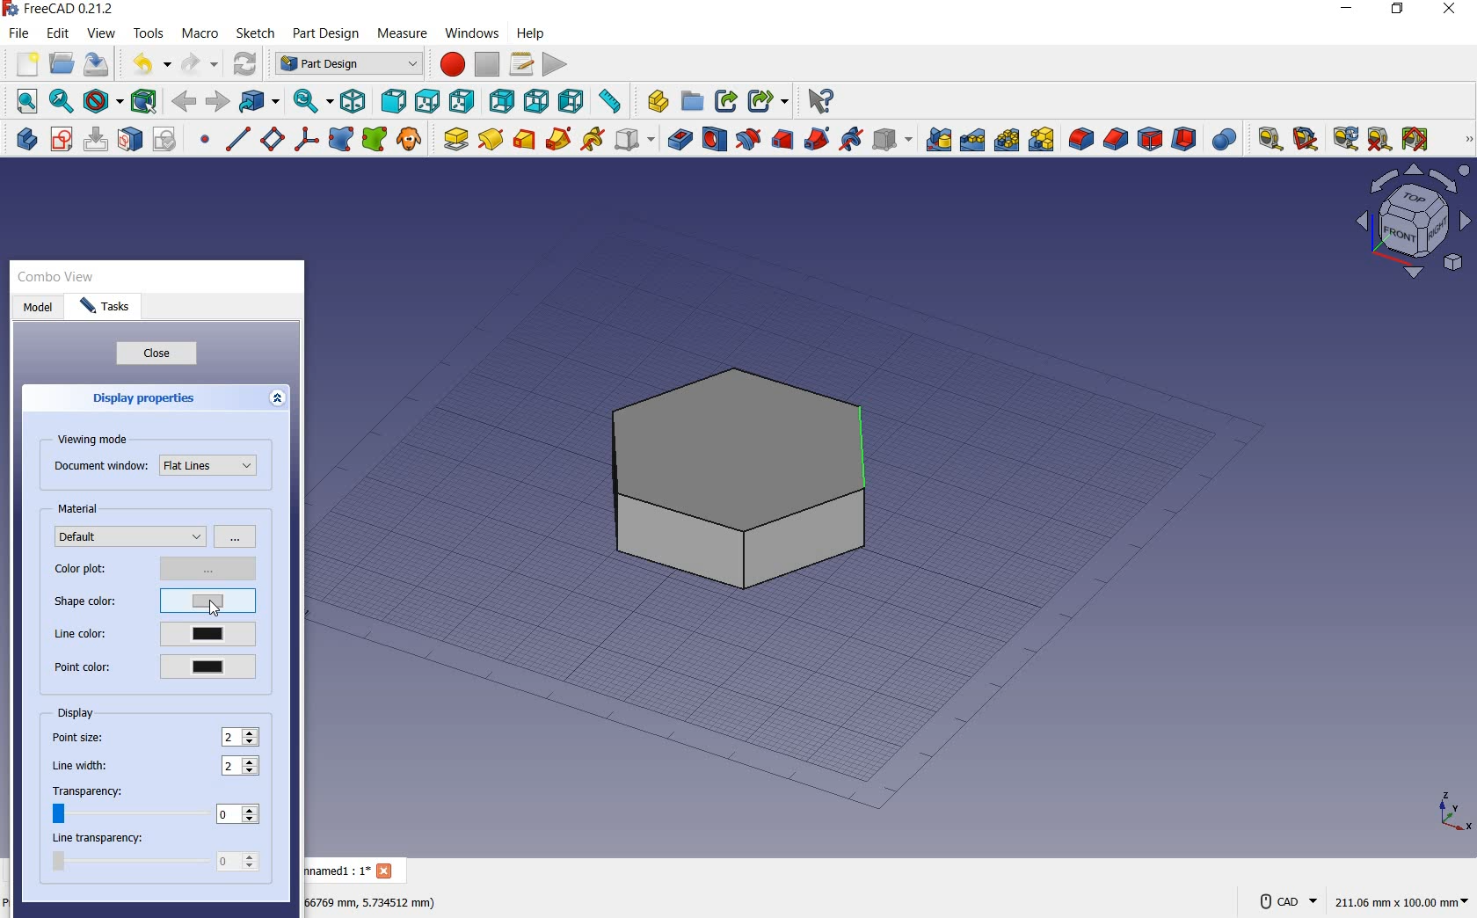 The width and height of the screenshot is (1477, 918). I want to click on additive loft, so click(524, 139).